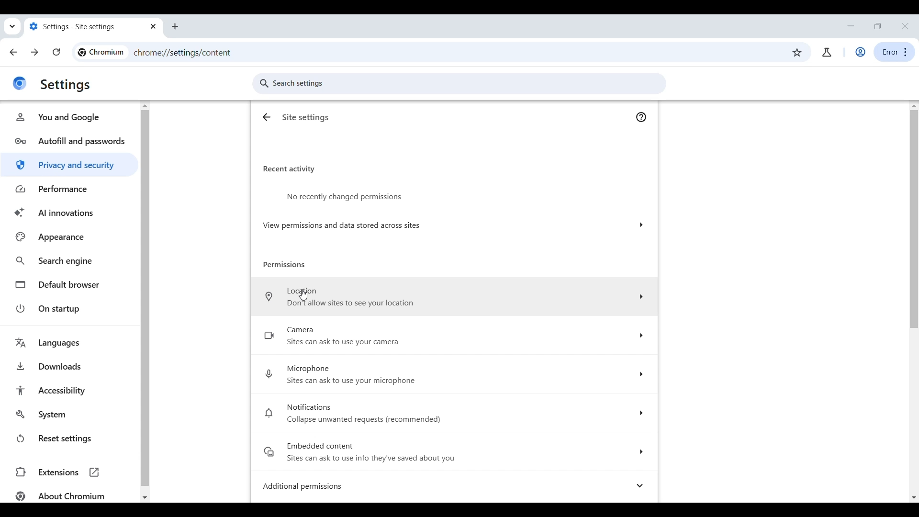 This screenshot has height=517, width=919. What do you see at coordinates (454, 451) in the screenshot?
I see `Embedded content: sites can ask to use info they've saved about you` at bounding box center [454, 451].